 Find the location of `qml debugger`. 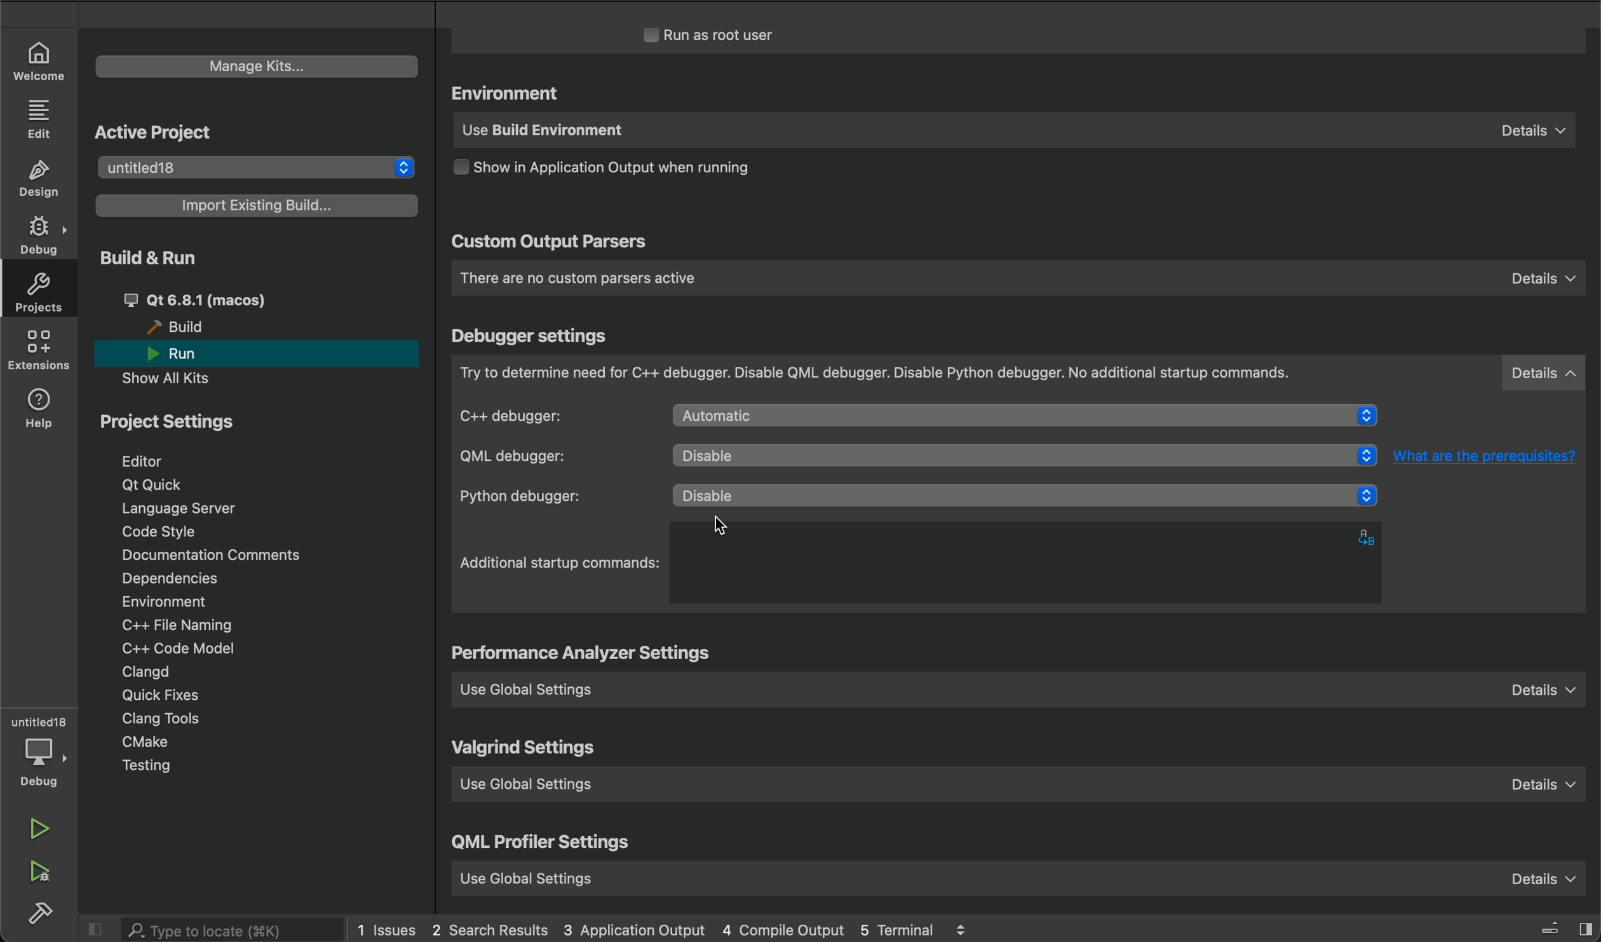

qml debugger is located at coordinates (544, 456).